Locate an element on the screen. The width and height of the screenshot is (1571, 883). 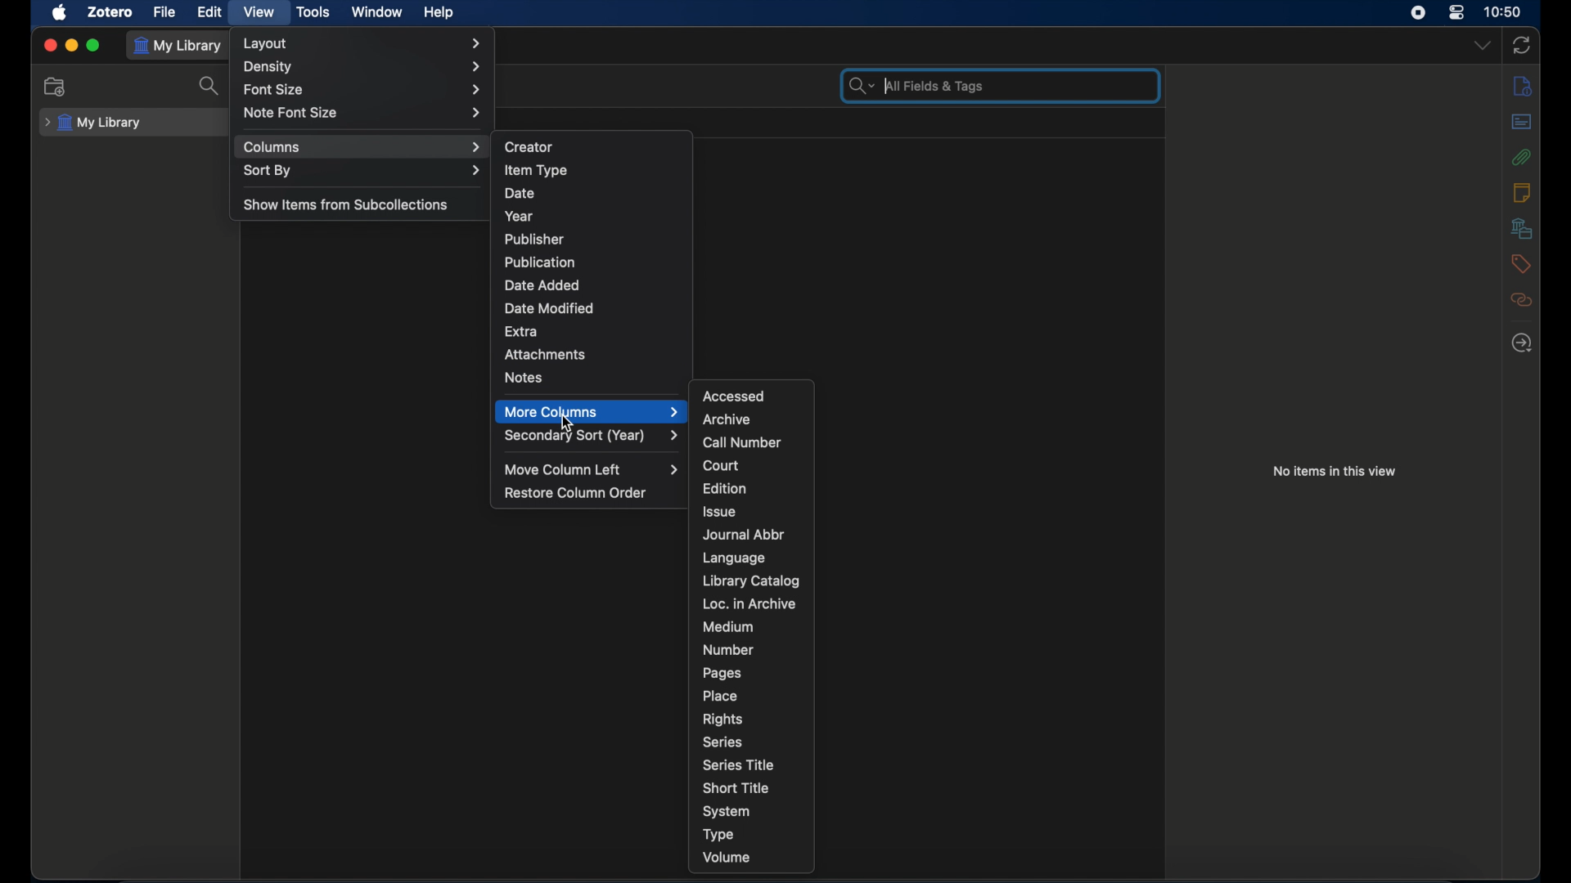
libraries is located at coordinates (1521, 228).